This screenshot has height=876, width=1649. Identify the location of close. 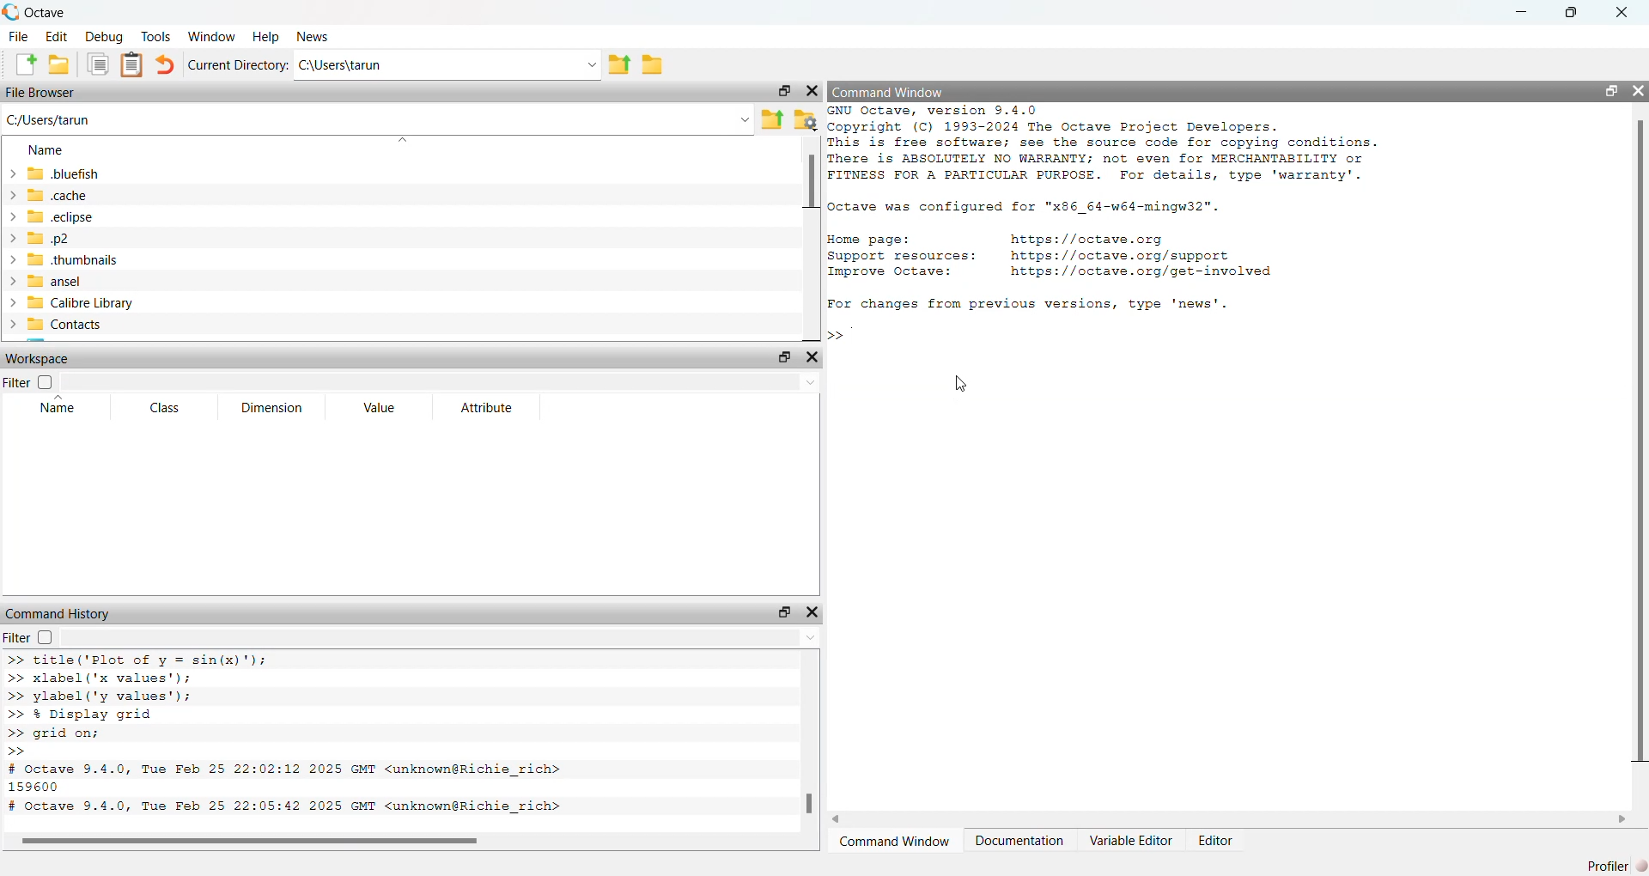
(1622, 13).